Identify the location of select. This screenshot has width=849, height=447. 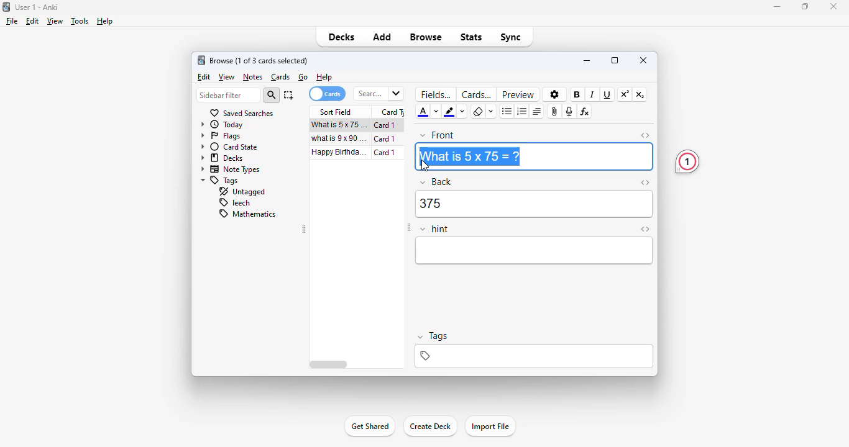
(288, 95).